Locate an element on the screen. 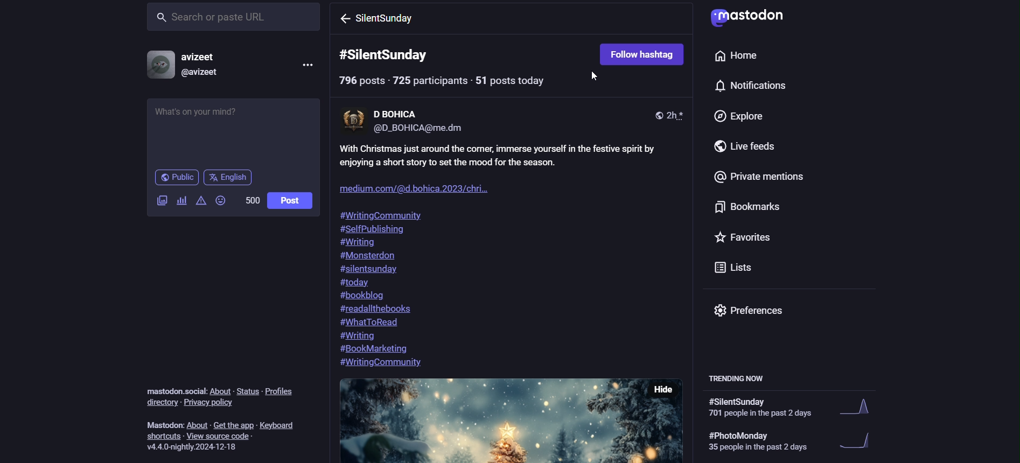 This screenshot has height=463, width=1020. about is located at coordinates (197, 425).